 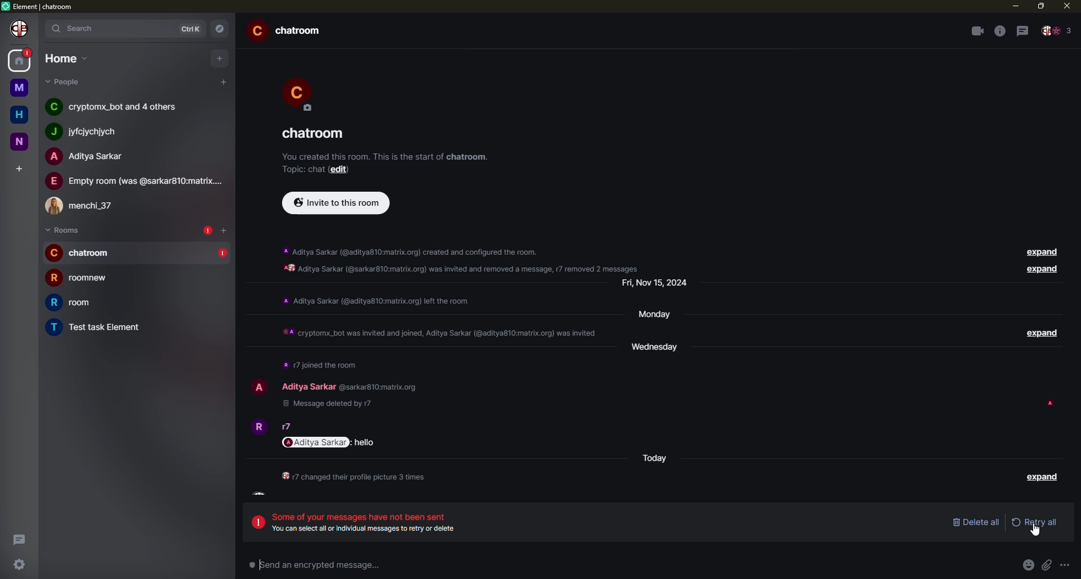 I want to click on settings, so click(x=17, y=566).